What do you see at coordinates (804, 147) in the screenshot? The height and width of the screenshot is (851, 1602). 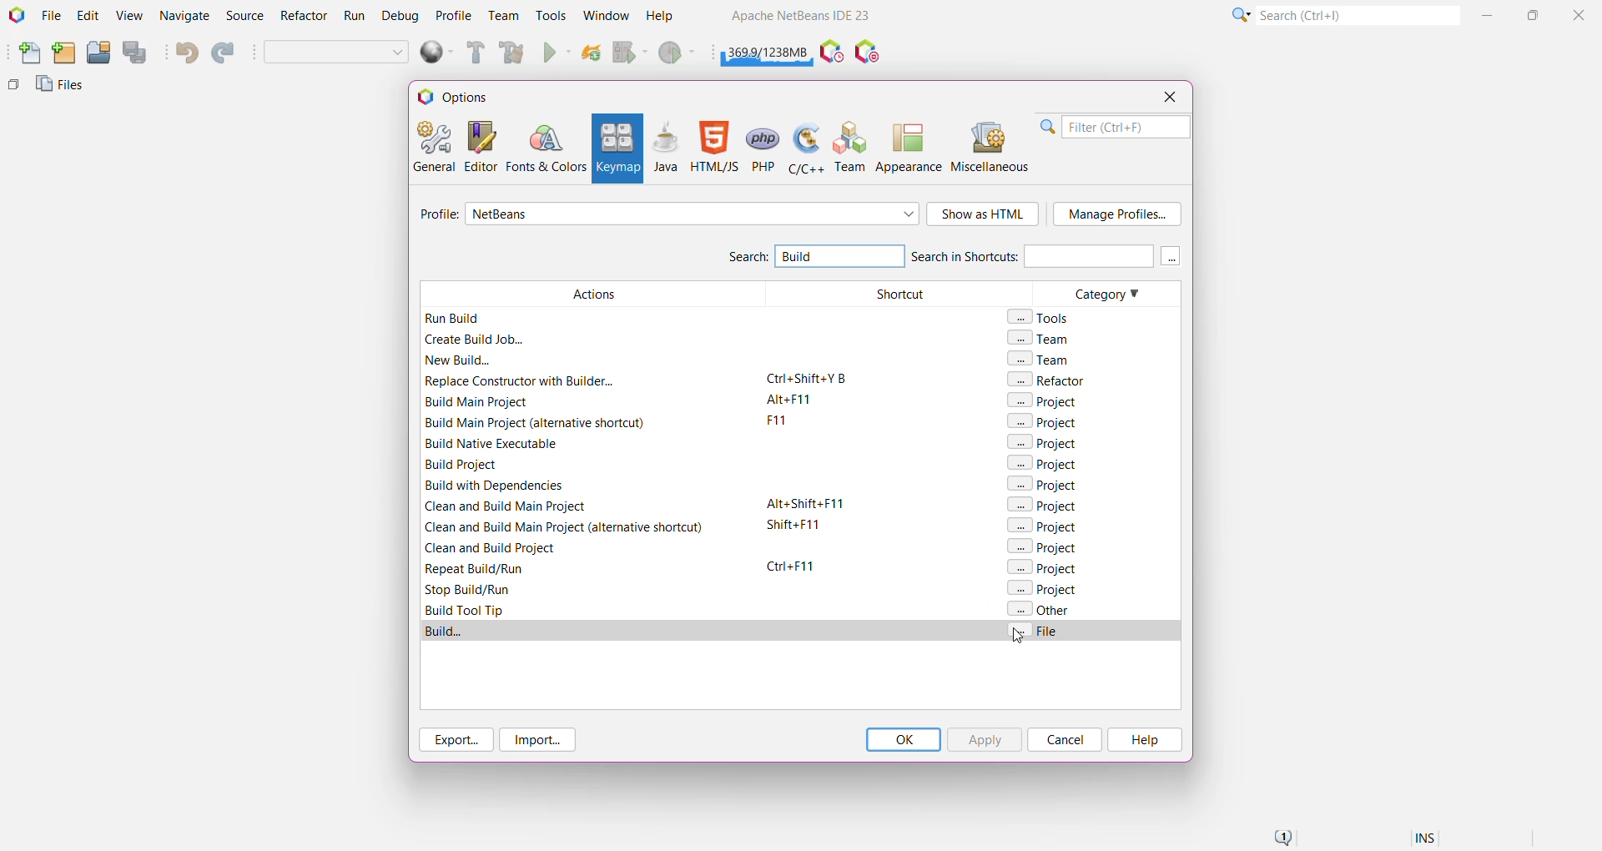 I see `C/C++` at bounding box center [804, 147].